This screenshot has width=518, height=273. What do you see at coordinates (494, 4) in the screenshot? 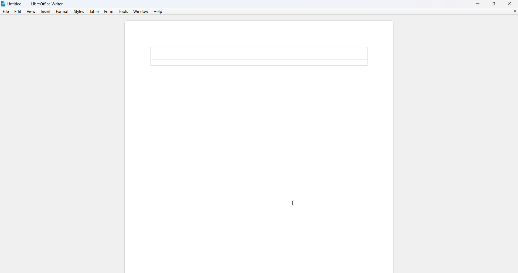
I see `maximize` at bounding box center [494, 4].